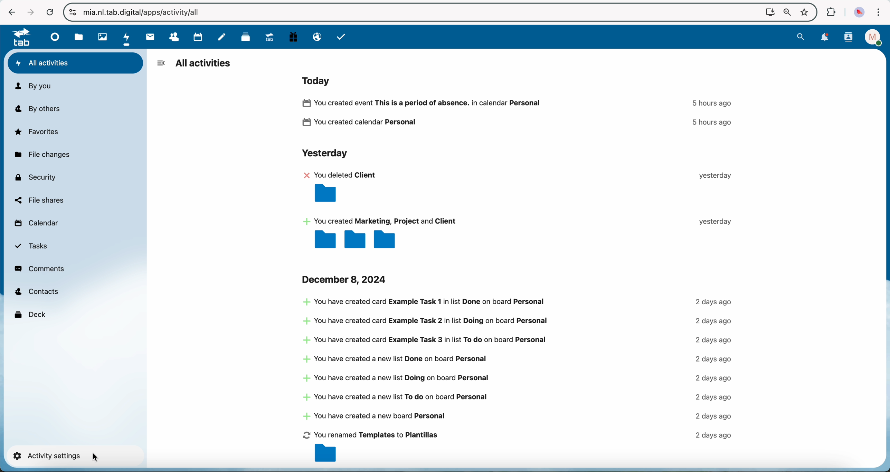 Image resolution: width=890 pixels, height=472 pixels. I want to click on navigate foward, so click(29, 12).